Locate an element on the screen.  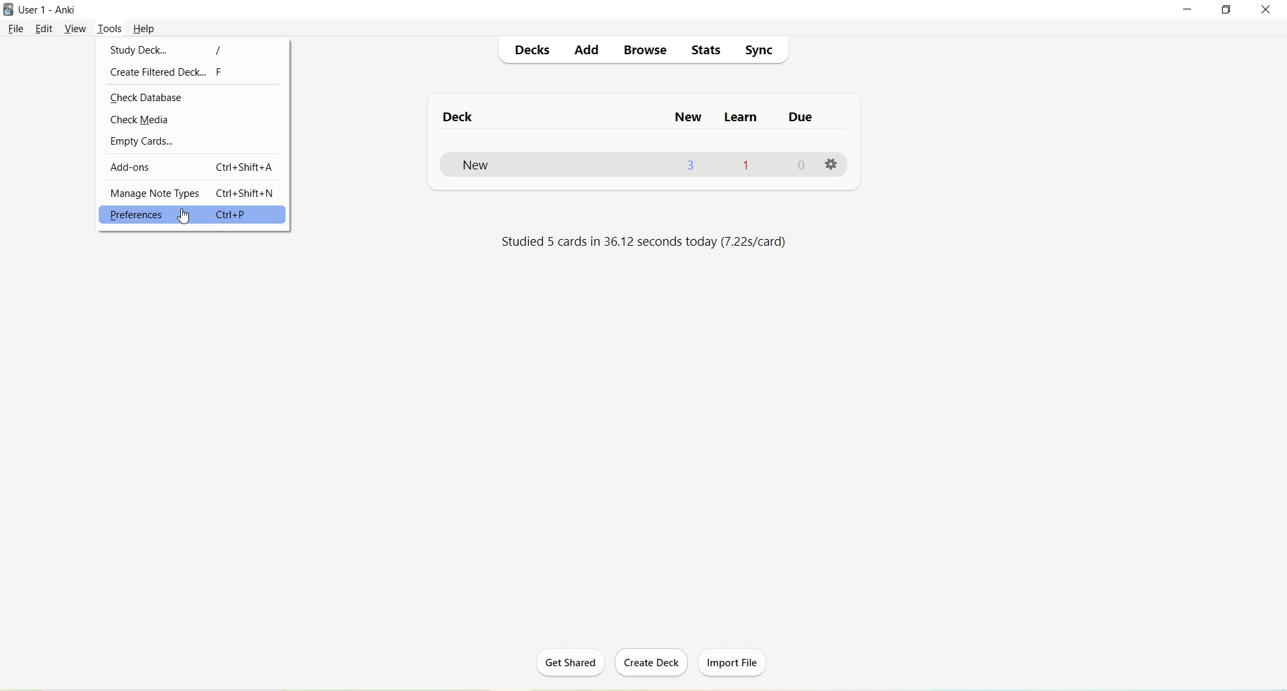
File is located at coordinates (17, 28).